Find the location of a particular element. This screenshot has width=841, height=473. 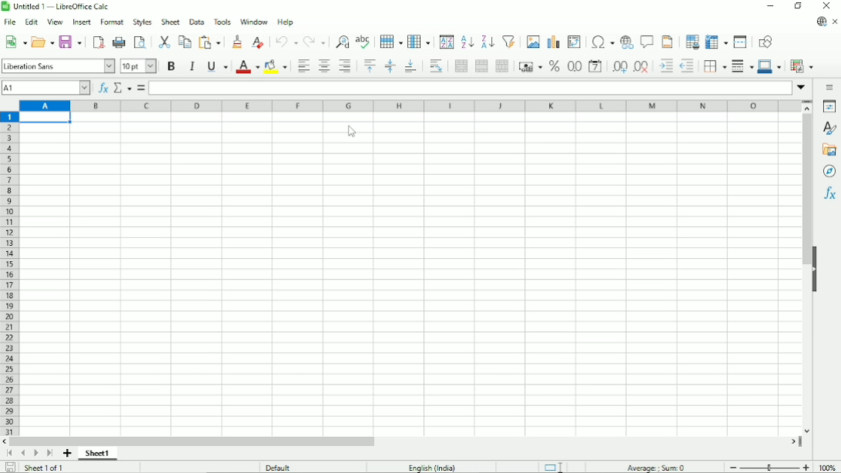

Background color is located at coordinates (276, 66).